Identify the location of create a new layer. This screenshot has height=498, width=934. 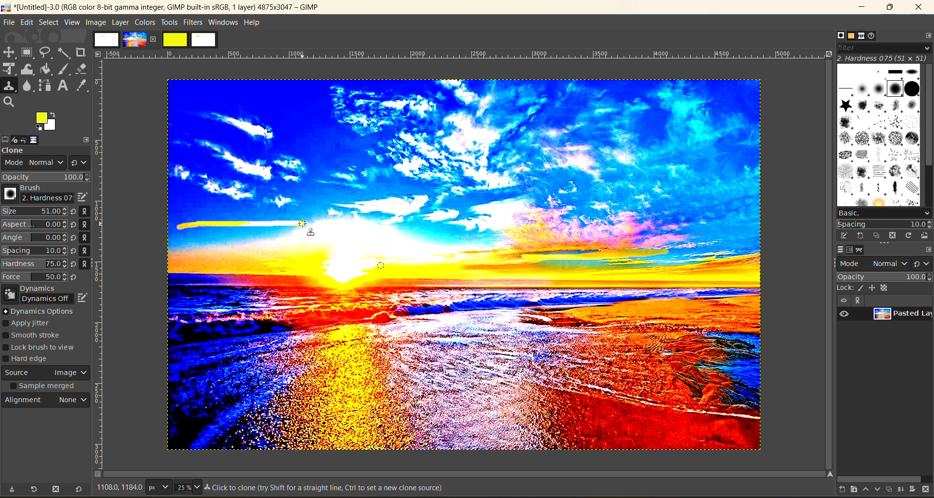
(836, 490).